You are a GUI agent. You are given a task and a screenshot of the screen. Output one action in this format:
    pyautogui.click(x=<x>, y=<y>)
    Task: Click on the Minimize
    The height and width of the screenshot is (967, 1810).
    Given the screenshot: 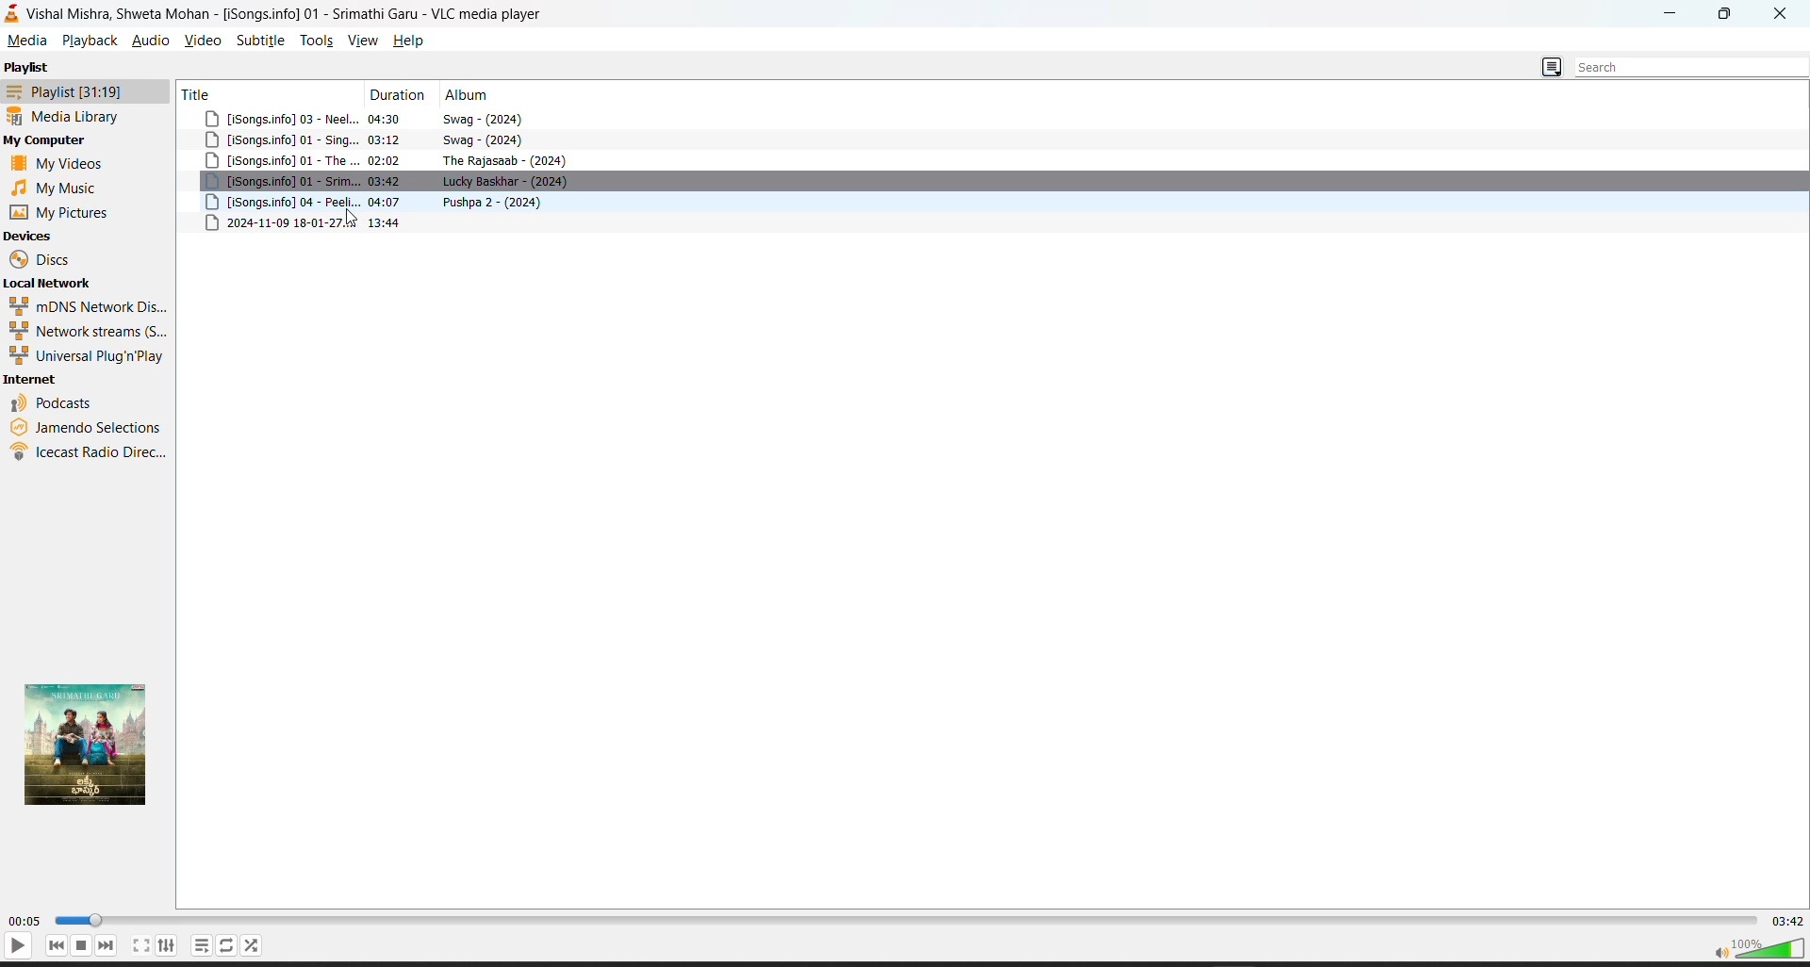 What is the action you would take?
    pyautogui.click(x=1670, y=13)
    